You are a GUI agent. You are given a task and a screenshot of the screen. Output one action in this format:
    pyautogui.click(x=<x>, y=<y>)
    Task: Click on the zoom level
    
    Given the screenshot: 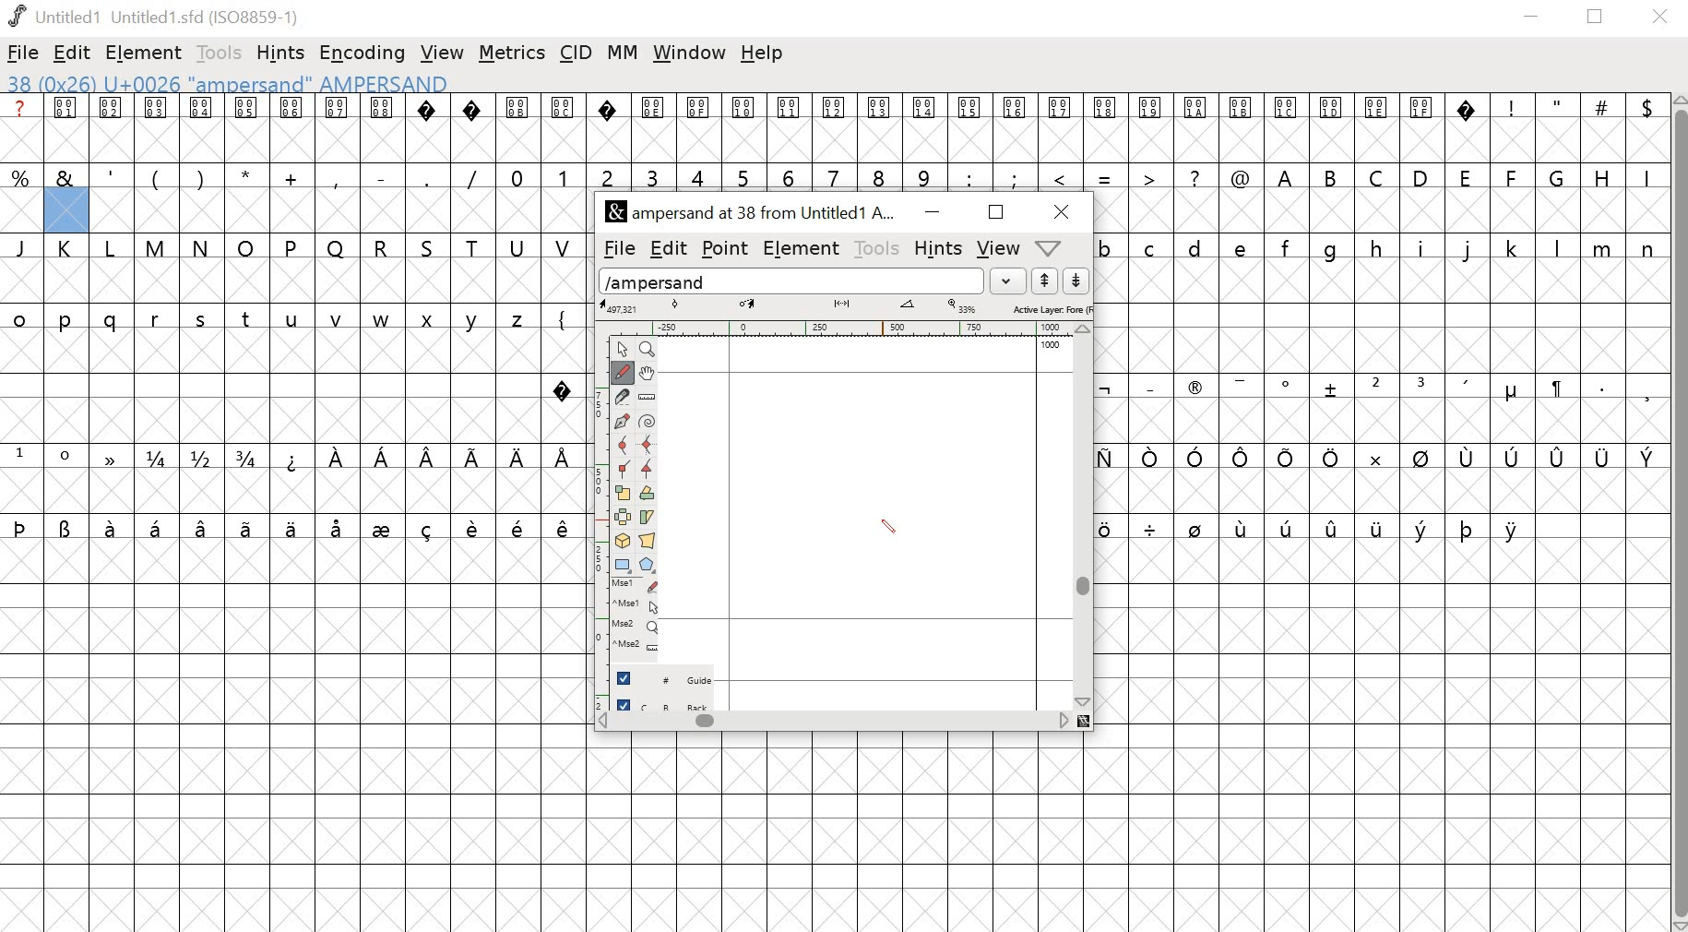 What is the action you would take?
    pyautogui.click(x=964, y=306)
    